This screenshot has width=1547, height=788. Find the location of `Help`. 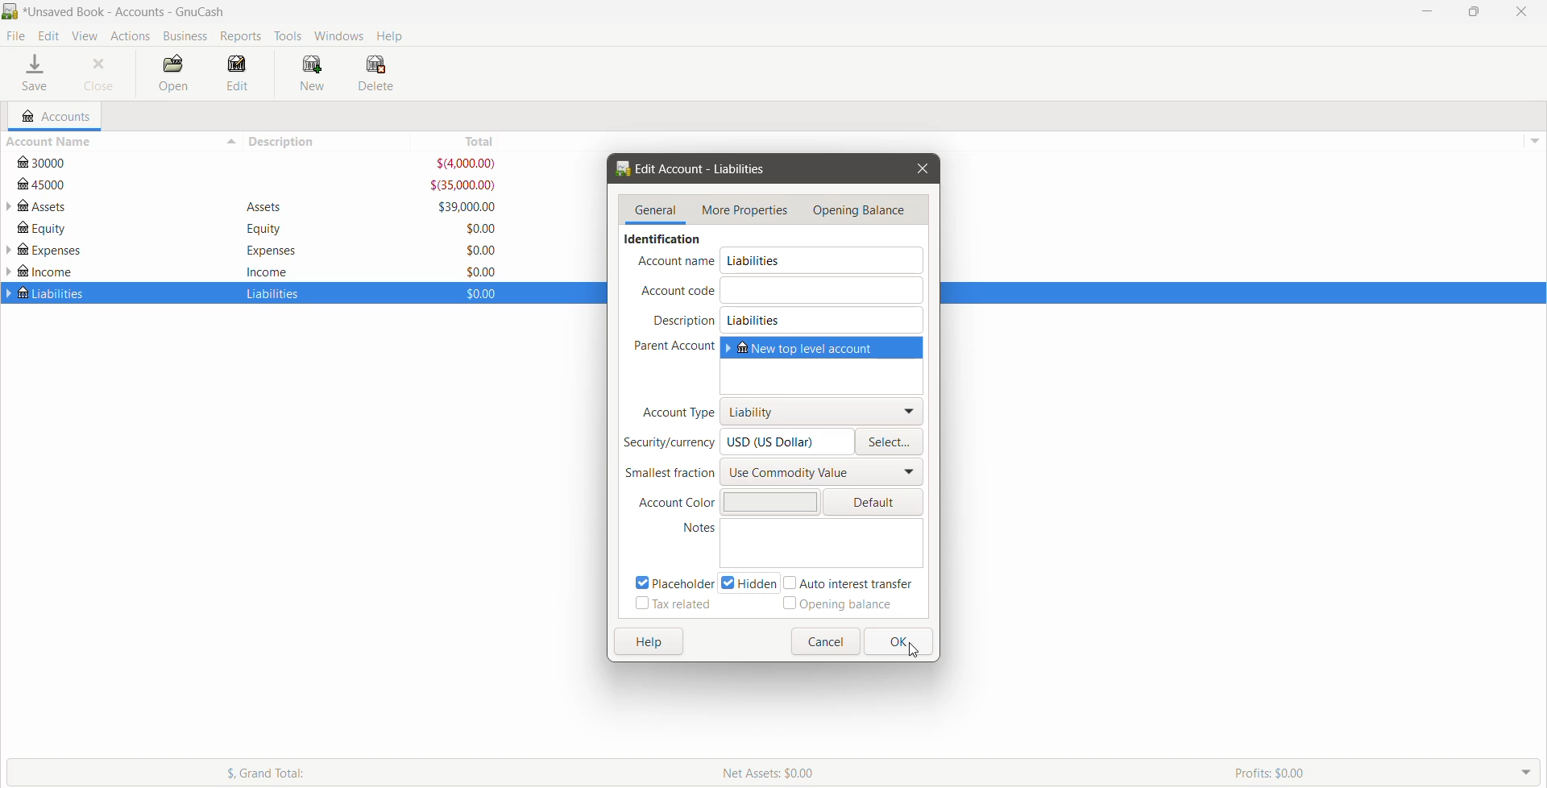

Help is located at coordinates (649, 643).